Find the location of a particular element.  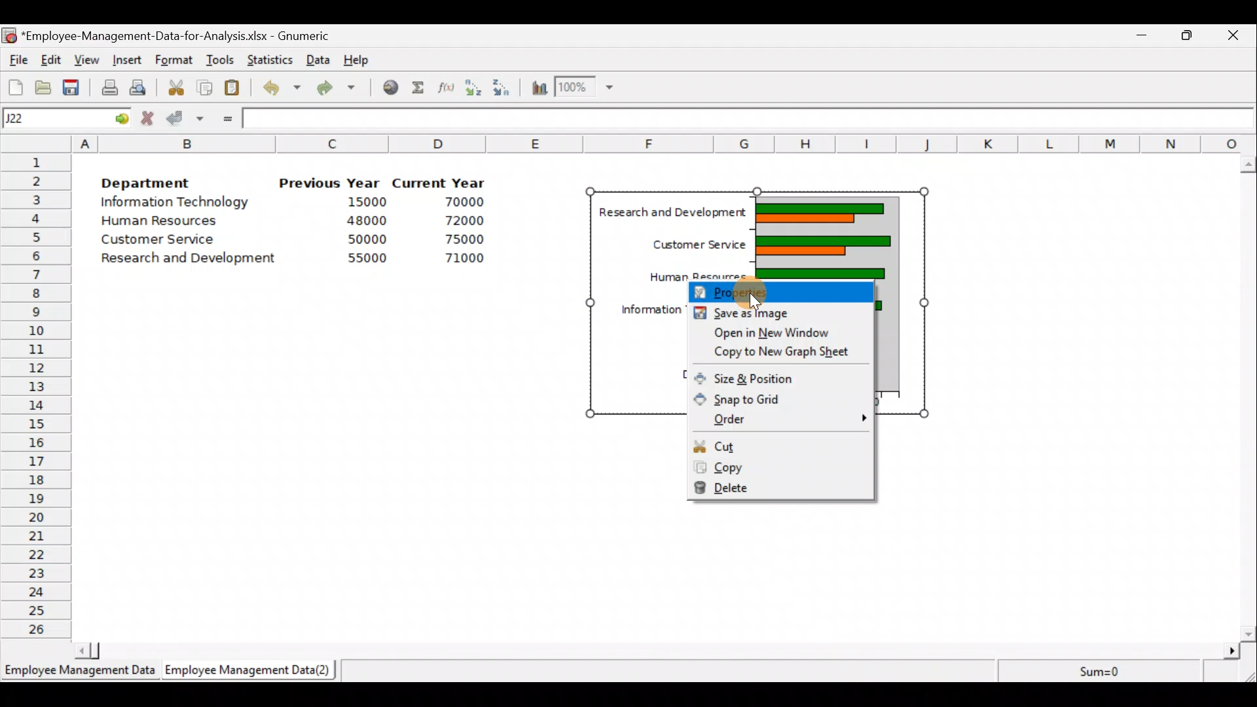

50000 is located at coordinates (365, 239).